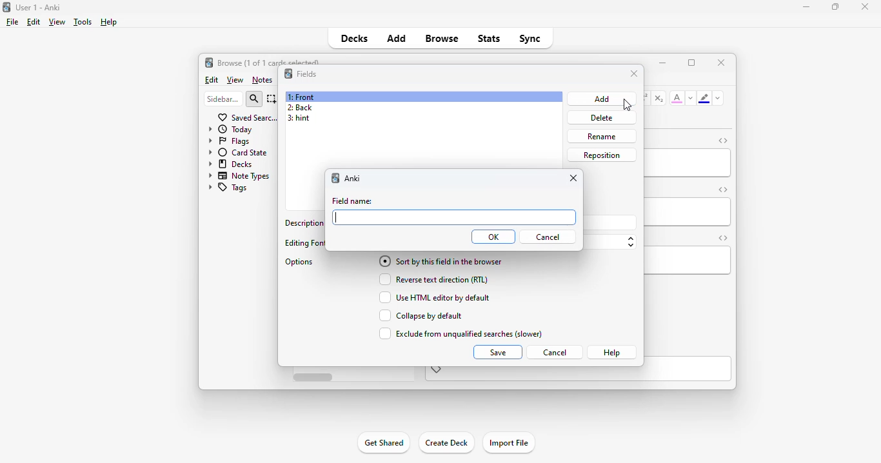 This screenshot has width=881, height=463. Describe the element at coordinates (635, 74) in the screenshot. I see `close` at that location.